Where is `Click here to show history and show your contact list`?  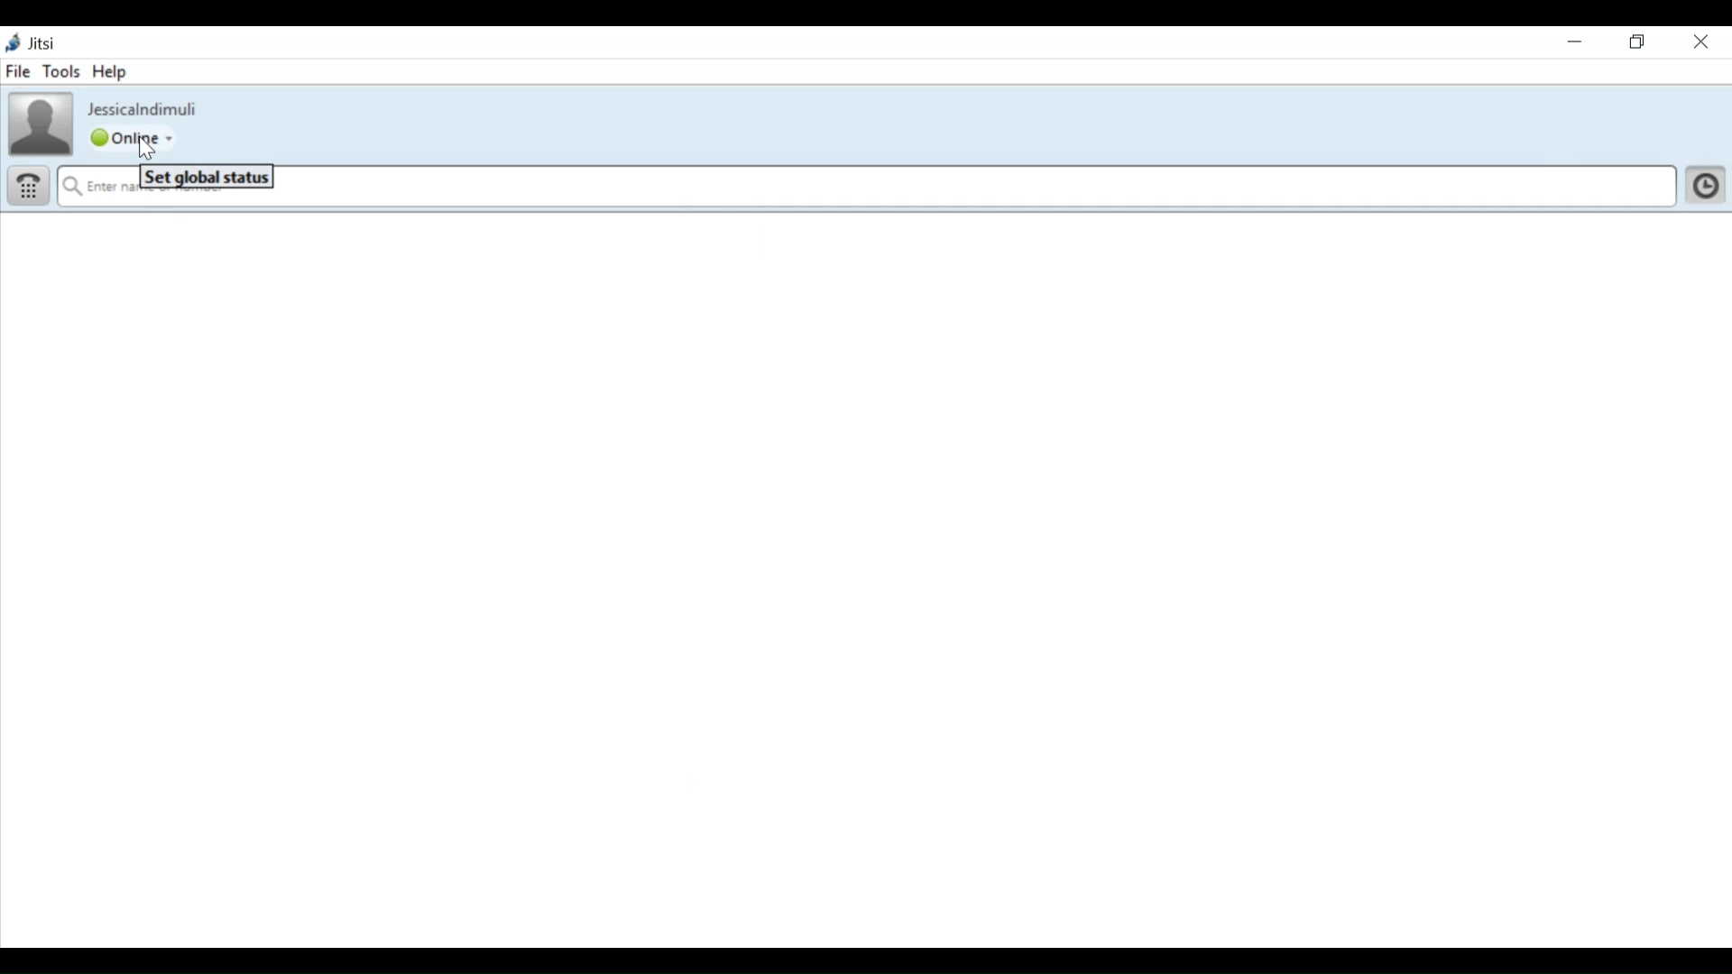
Click here to show history and show your contact list is located at coordinates (1706, 184).